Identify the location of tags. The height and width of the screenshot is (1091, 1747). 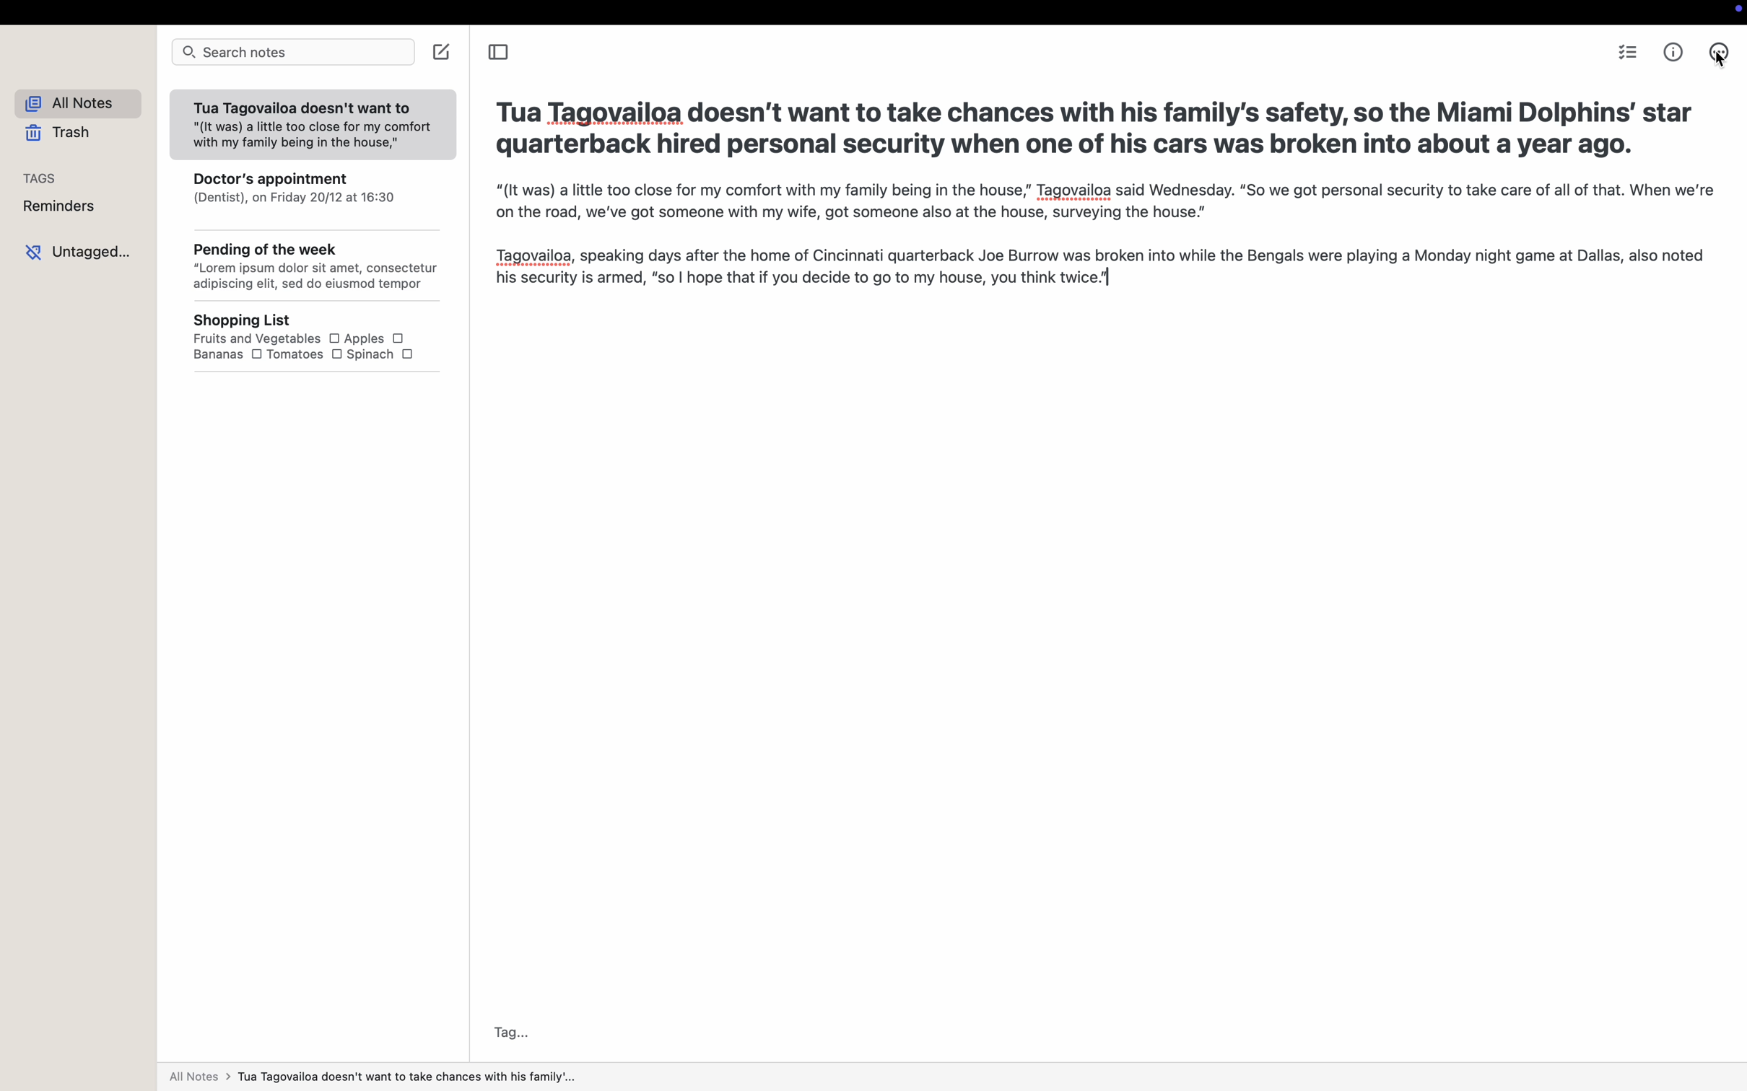
(41, 177).